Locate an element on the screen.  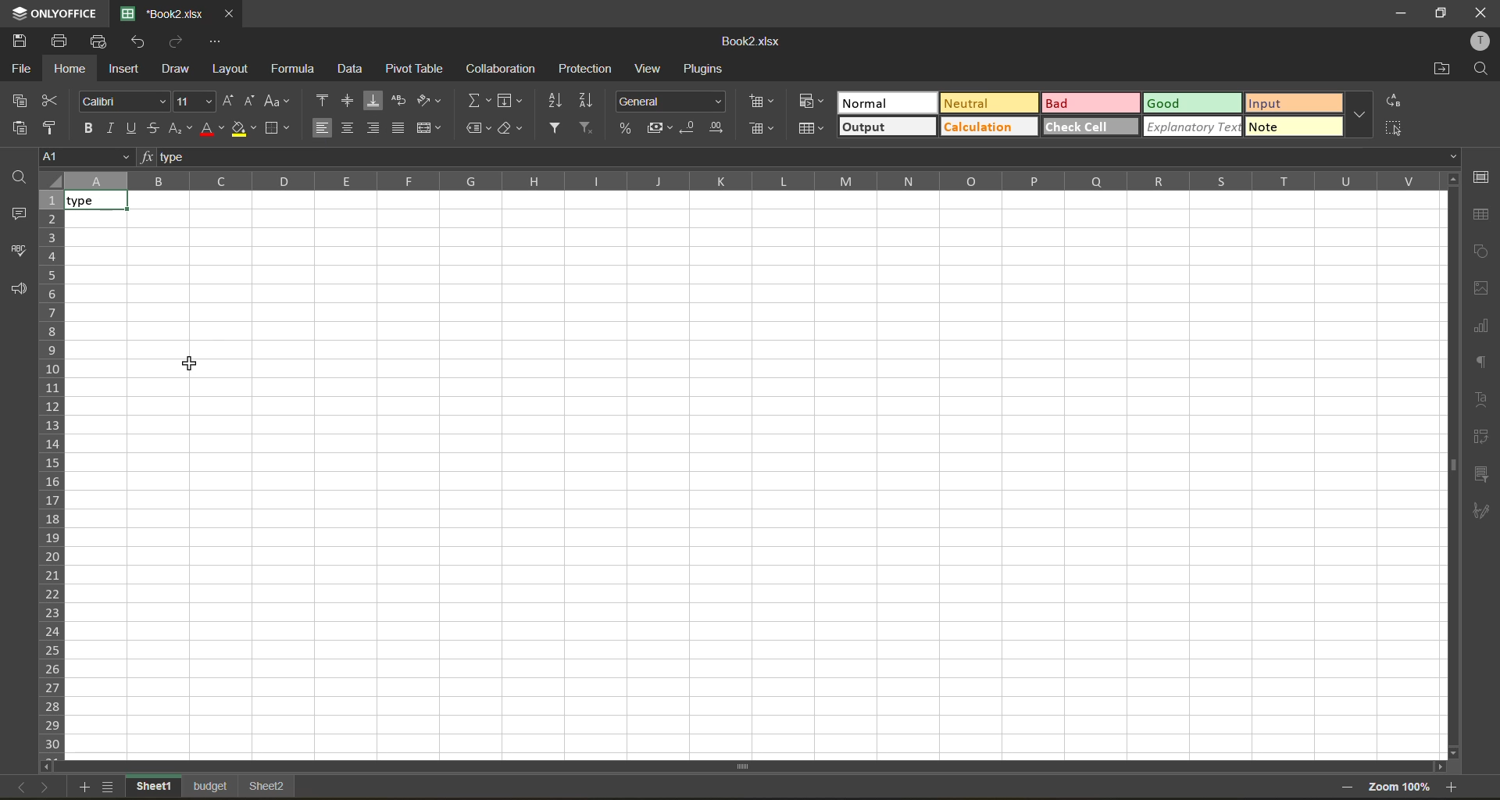
increment size is located at coordinates (230, 100).